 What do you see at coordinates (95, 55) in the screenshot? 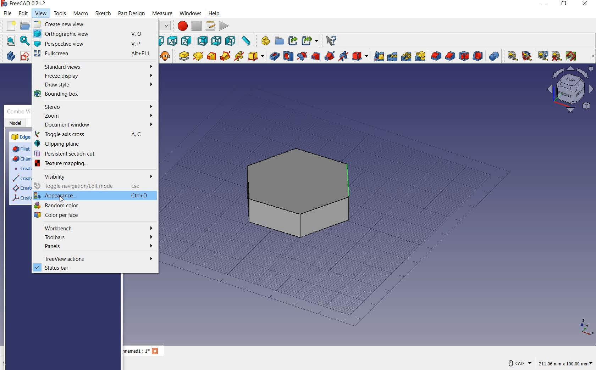
I see `fullscreen` at bounding box center [95, 55].